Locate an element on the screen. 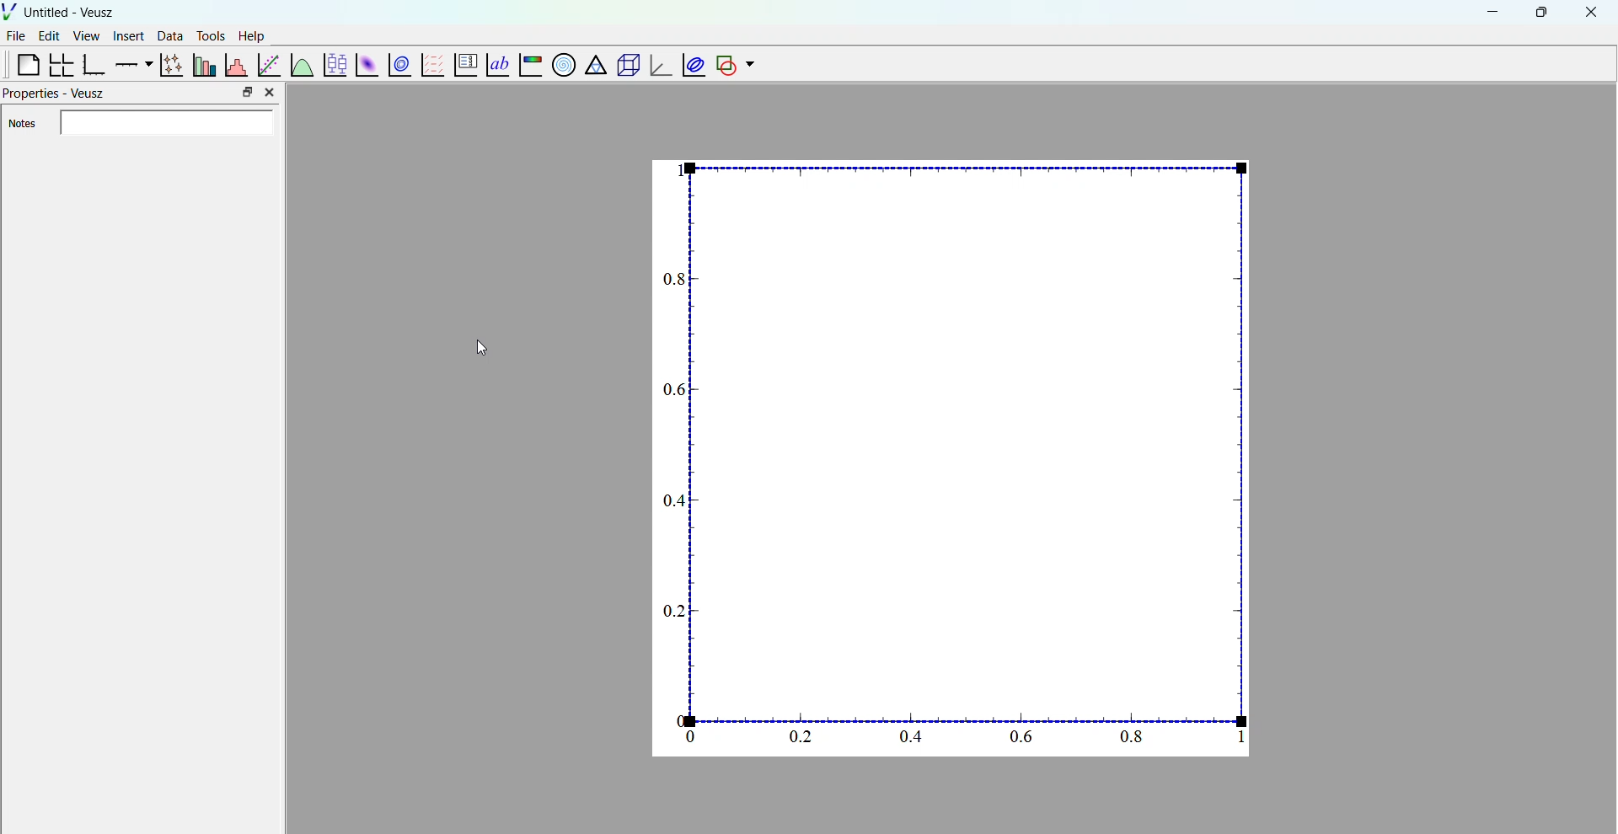 The image size is (1618, 834). plot functions is located at coordinates (301, 64).